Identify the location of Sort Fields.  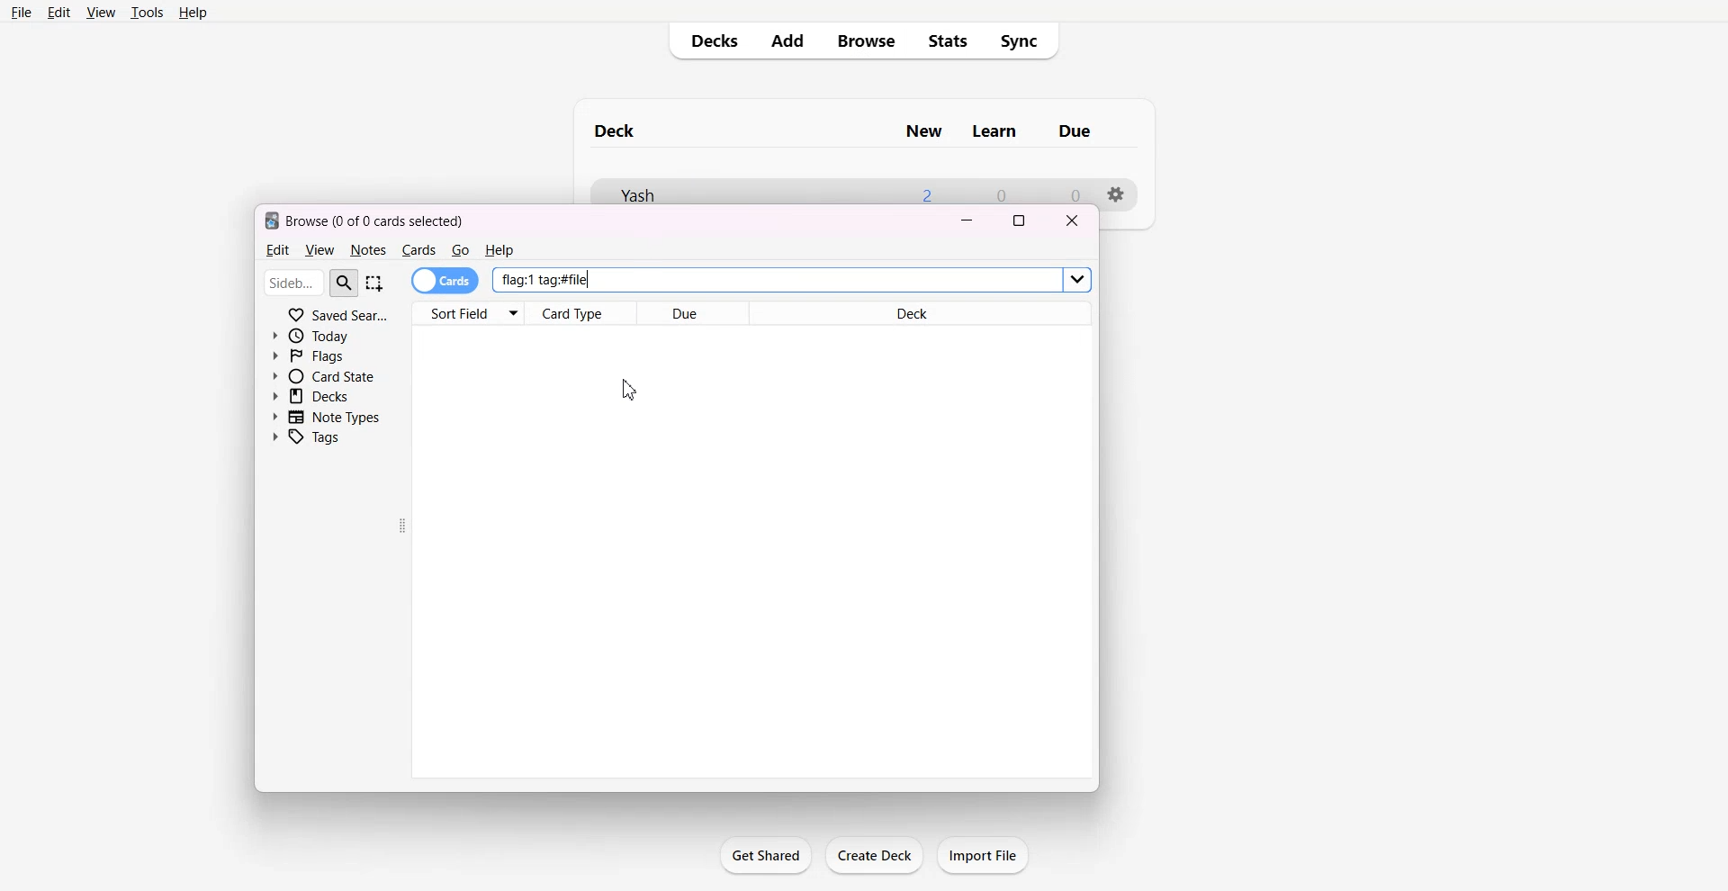
(468, 314).